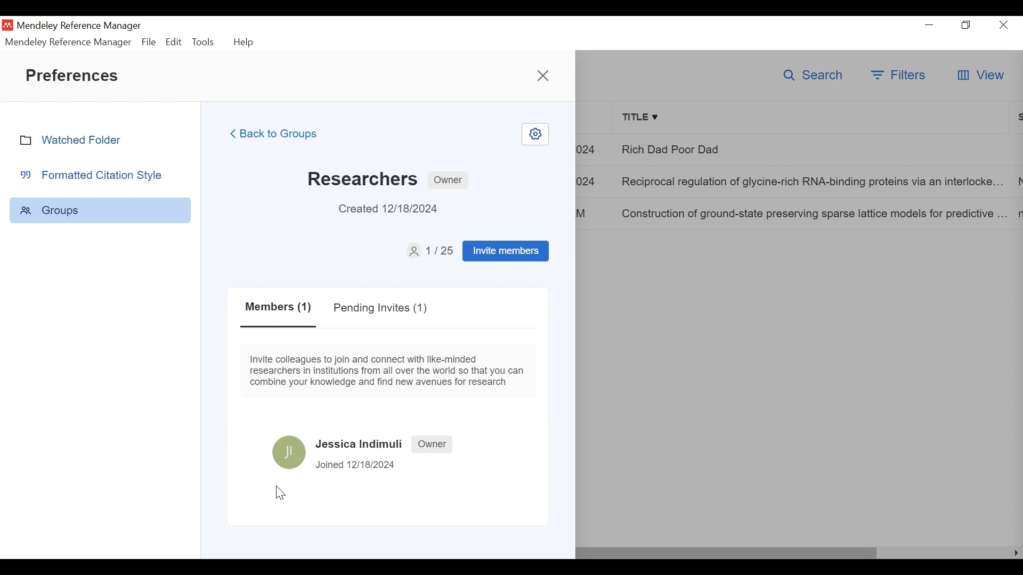 The image size is (1023, 575). What do you see at coordinates (1017, 553) in the screenshot?
I see `Scroll Left` at bounding box center [1017, 553].